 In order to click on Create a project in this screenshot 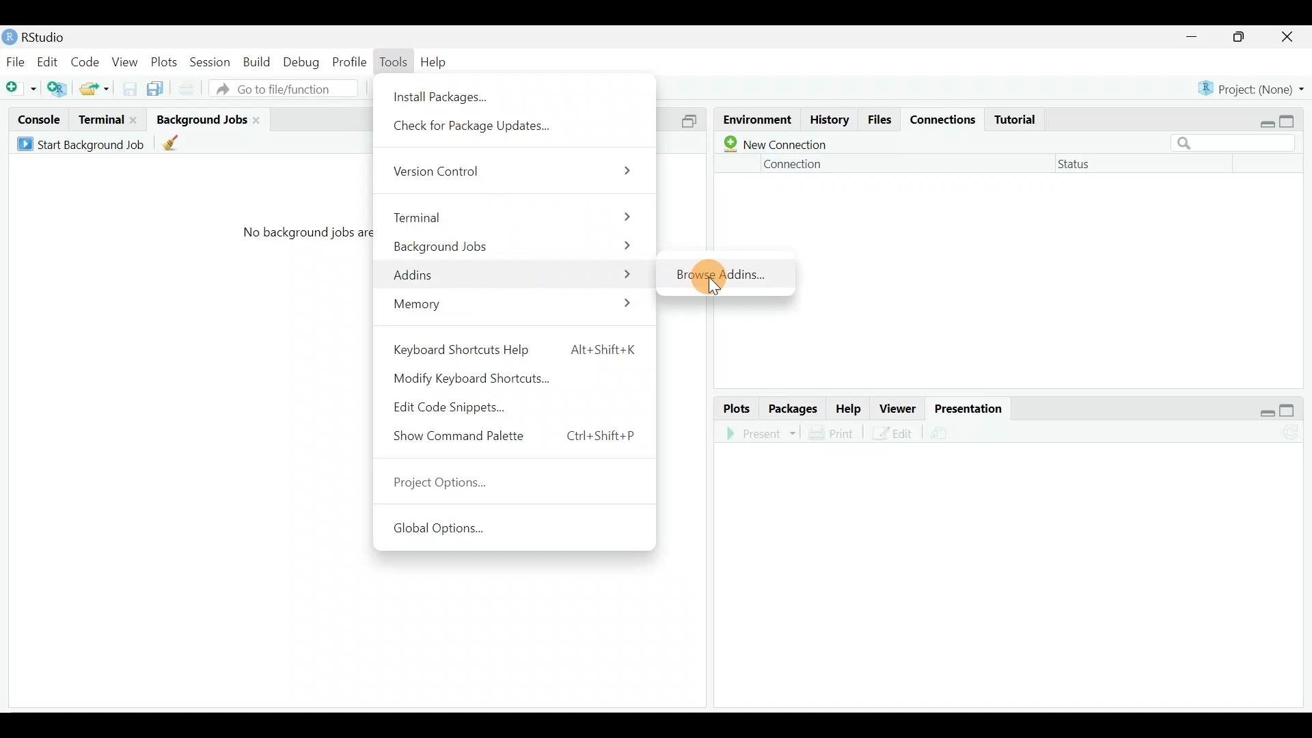, I will do `click(58, 88)`.